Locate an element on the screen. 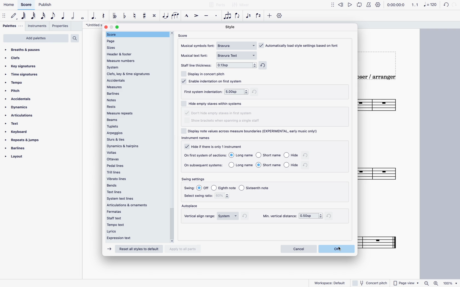  Cursor is located at coordinates (165, 16).